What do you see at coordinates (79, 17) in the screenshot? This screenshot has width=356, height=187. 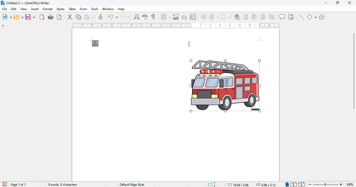 I see `copy` at bounding box center [79, 17].